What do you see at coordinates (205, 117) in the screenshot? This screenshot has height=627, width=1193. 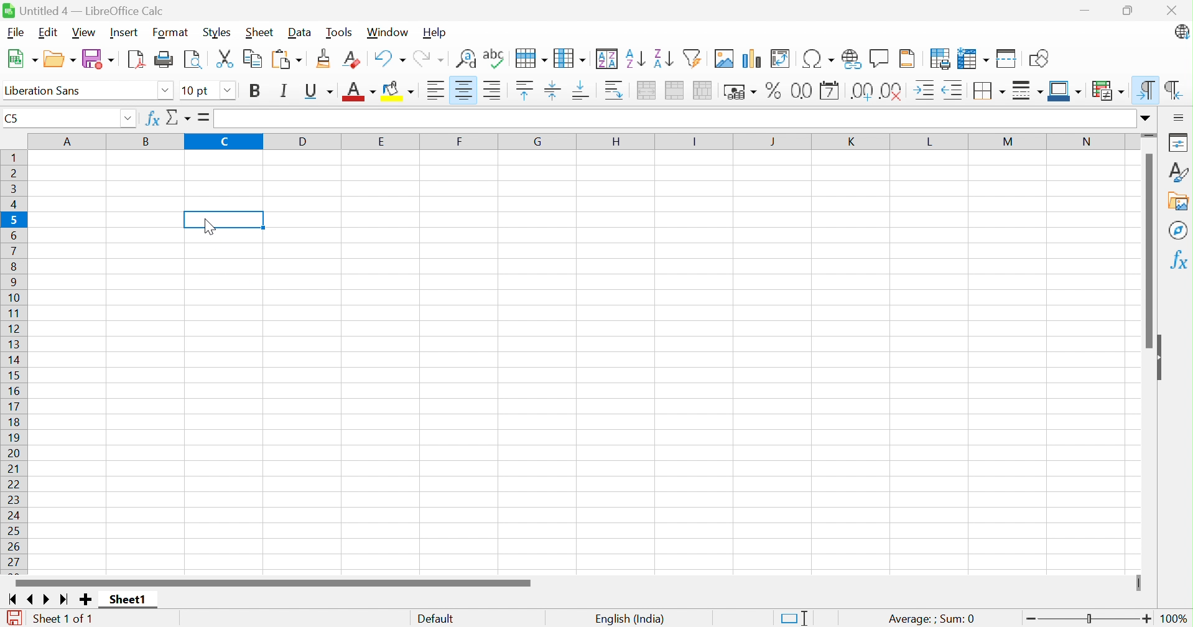 I see `Formula` at bounding box center [205, 117].